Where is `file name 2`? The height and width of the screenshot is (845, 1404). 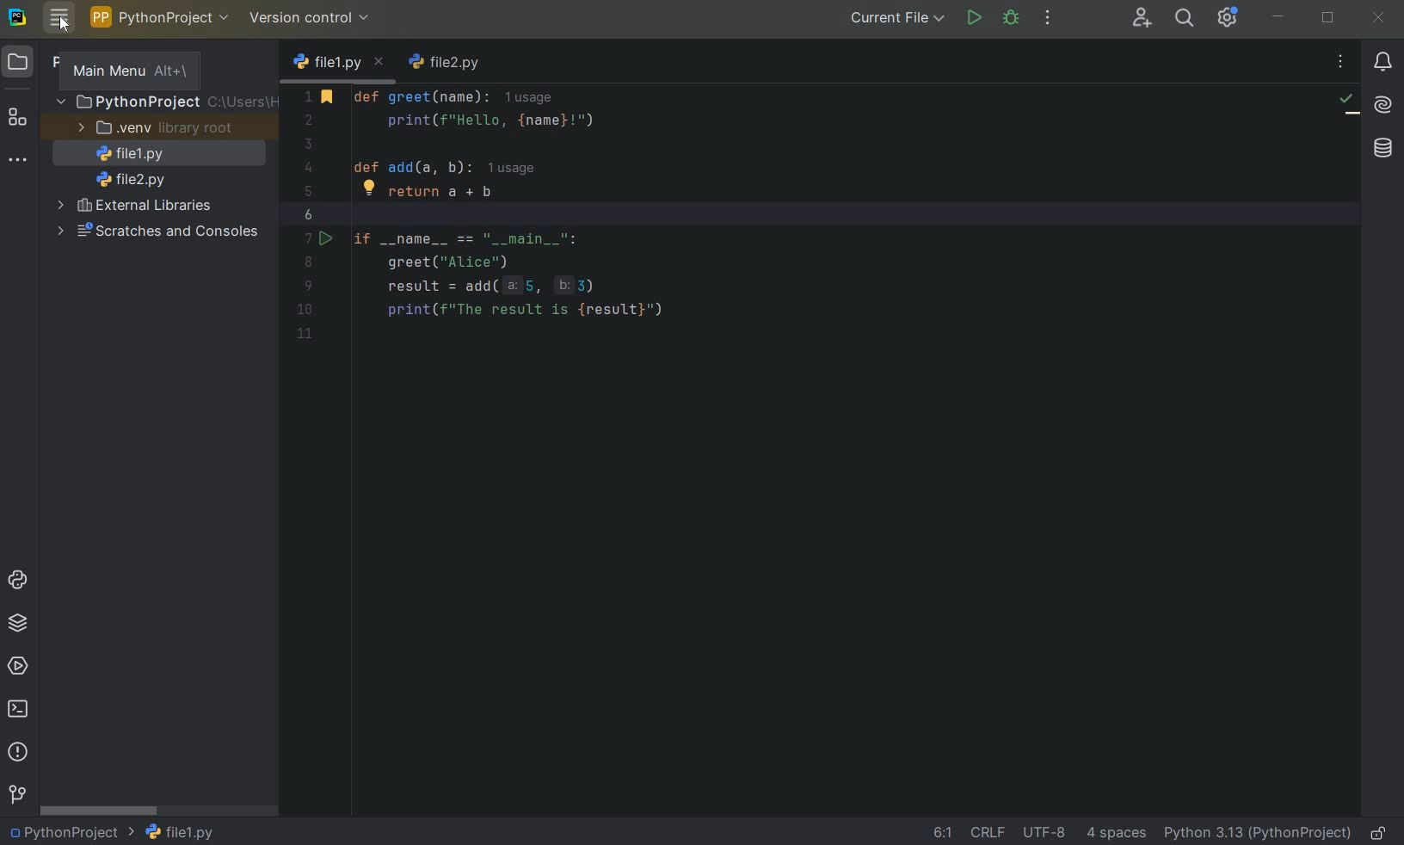 file name 2 is located at coordinates (447, 65).